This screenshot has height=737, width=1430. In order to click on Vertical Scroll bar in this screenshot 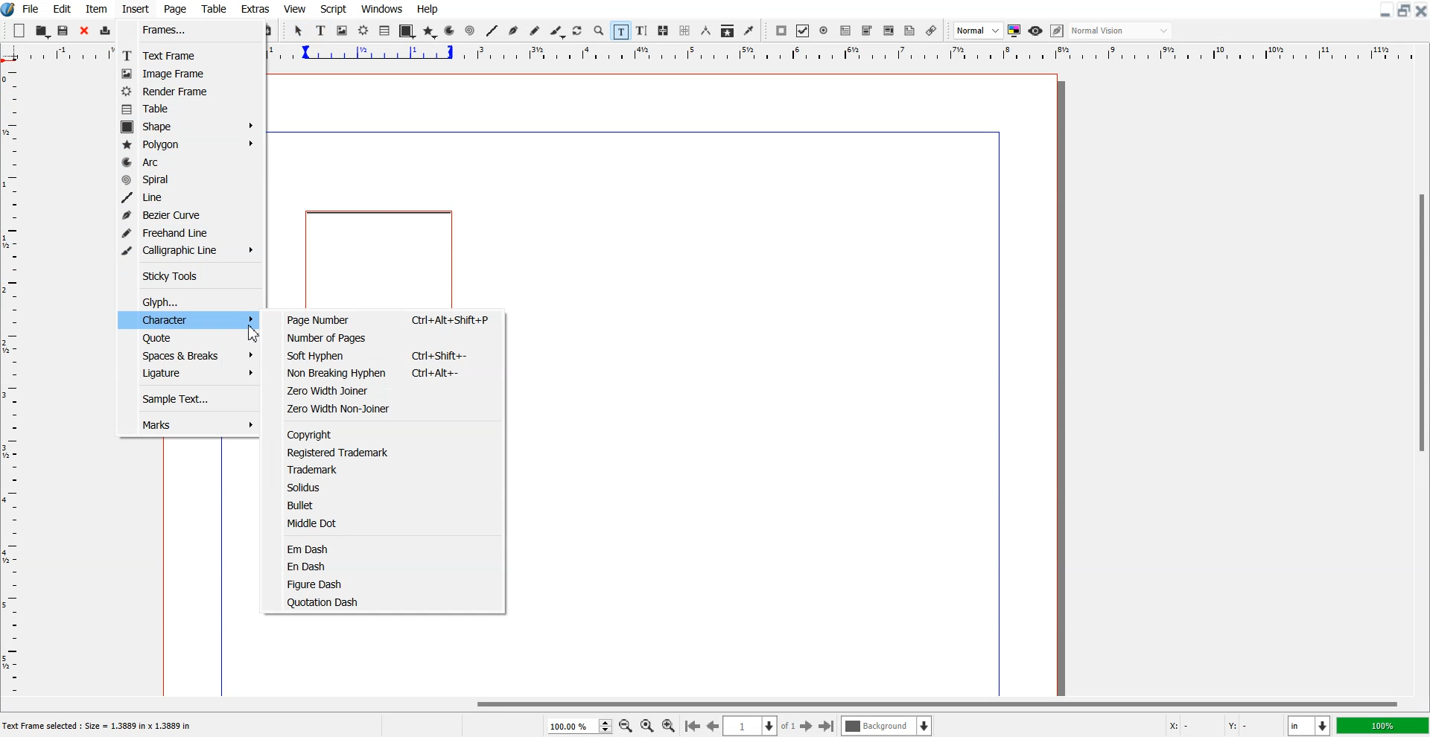, I will do `click(1421, 380)`.